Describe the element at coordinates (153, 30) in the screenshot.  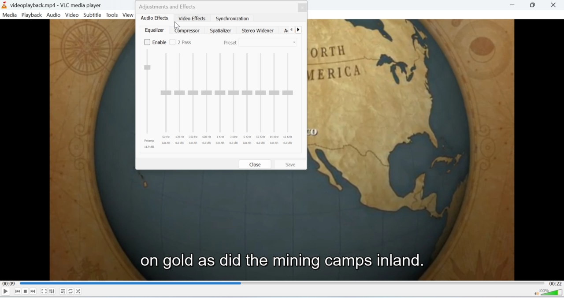
I see `Equalizer` at that location.